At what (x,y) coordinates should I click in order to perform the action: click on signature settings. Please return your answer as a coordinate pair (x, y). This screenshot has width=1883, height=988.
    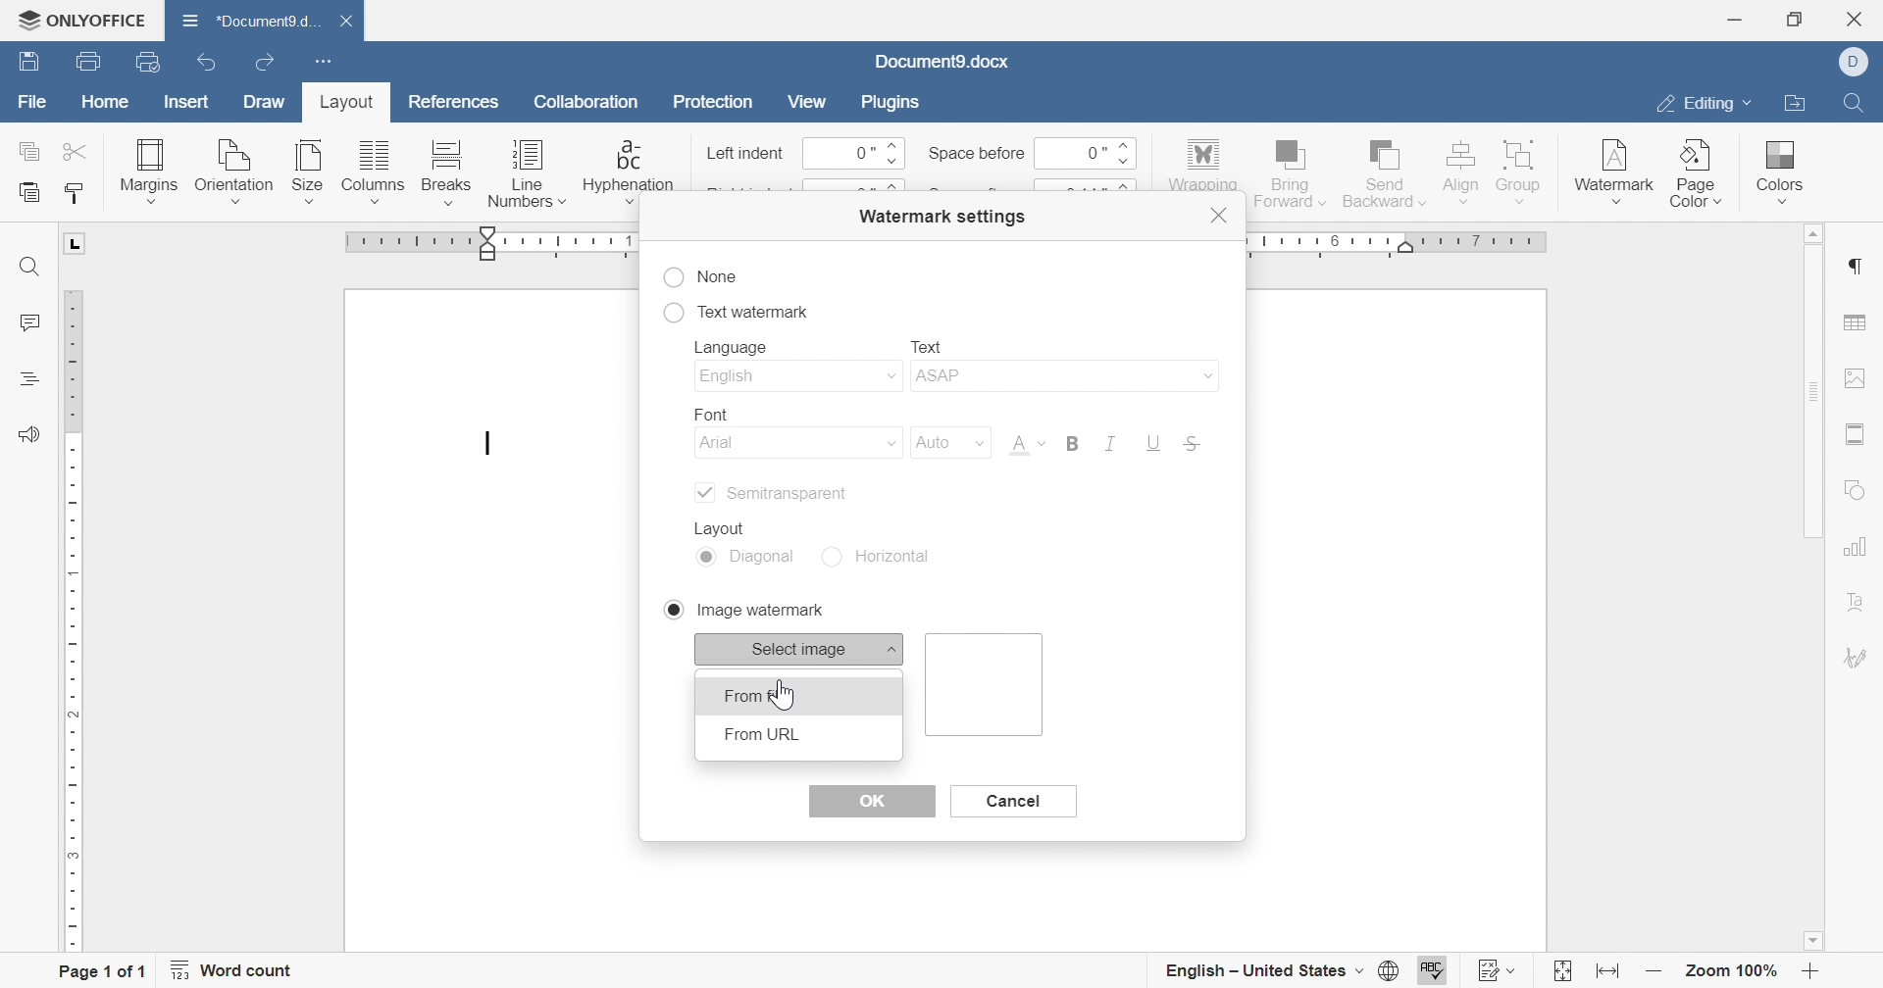
    Looking at the image, I should click on (1858, 658).